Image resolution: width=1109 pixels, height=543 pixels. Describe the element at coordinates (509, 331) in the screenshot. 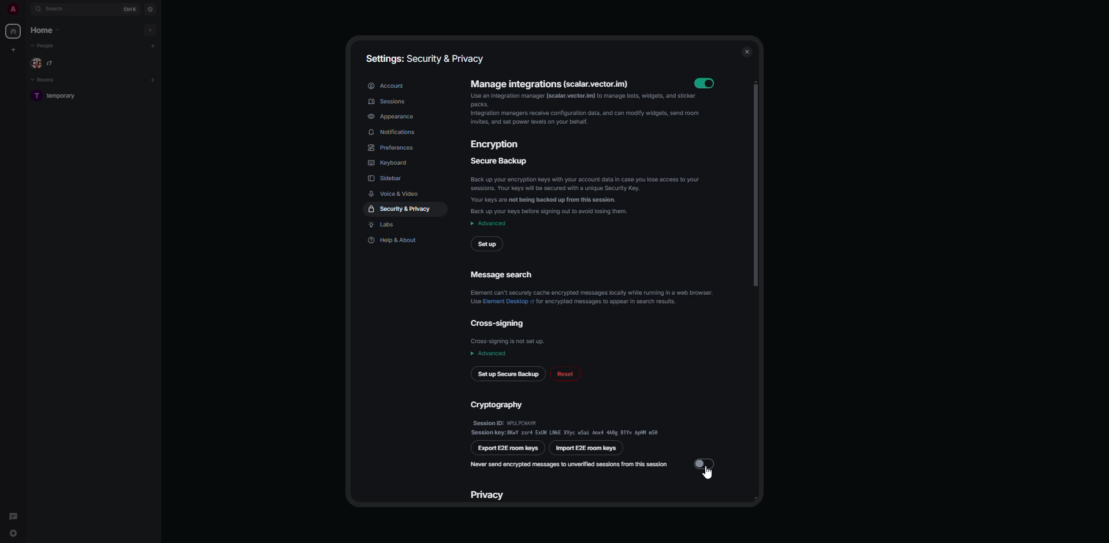

I see `cross-signing` at that location.